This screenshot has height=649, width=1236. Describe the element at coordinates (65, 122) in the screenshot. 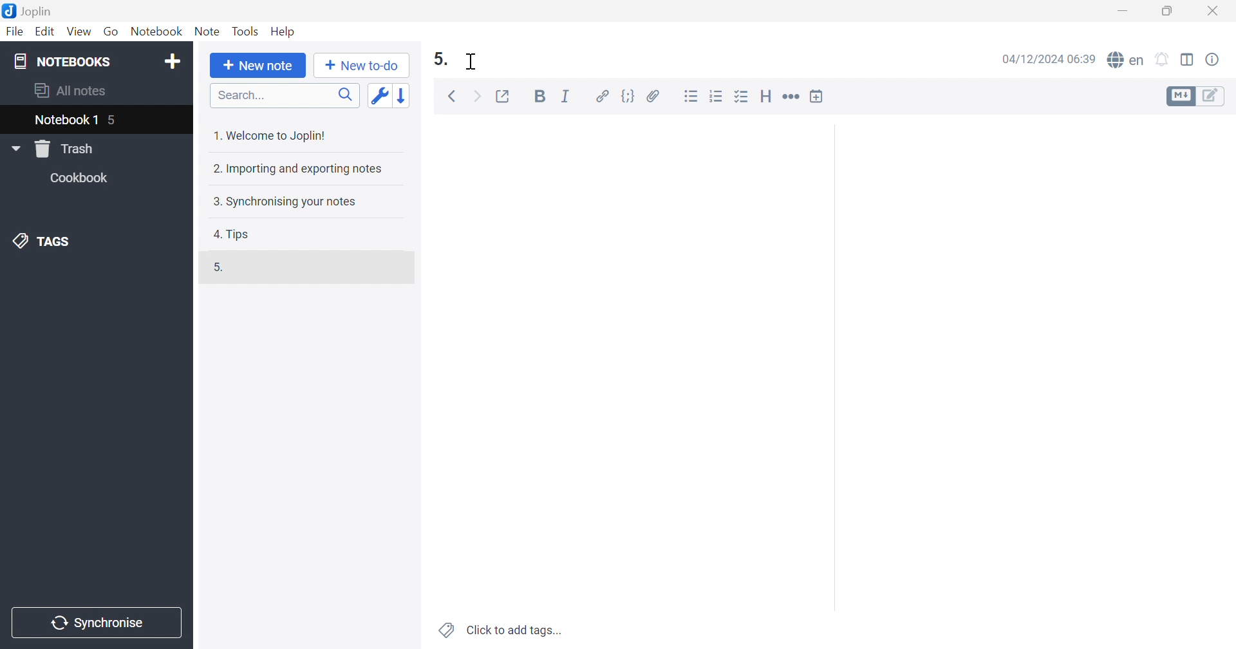

I see `Notebook 1` at that location.